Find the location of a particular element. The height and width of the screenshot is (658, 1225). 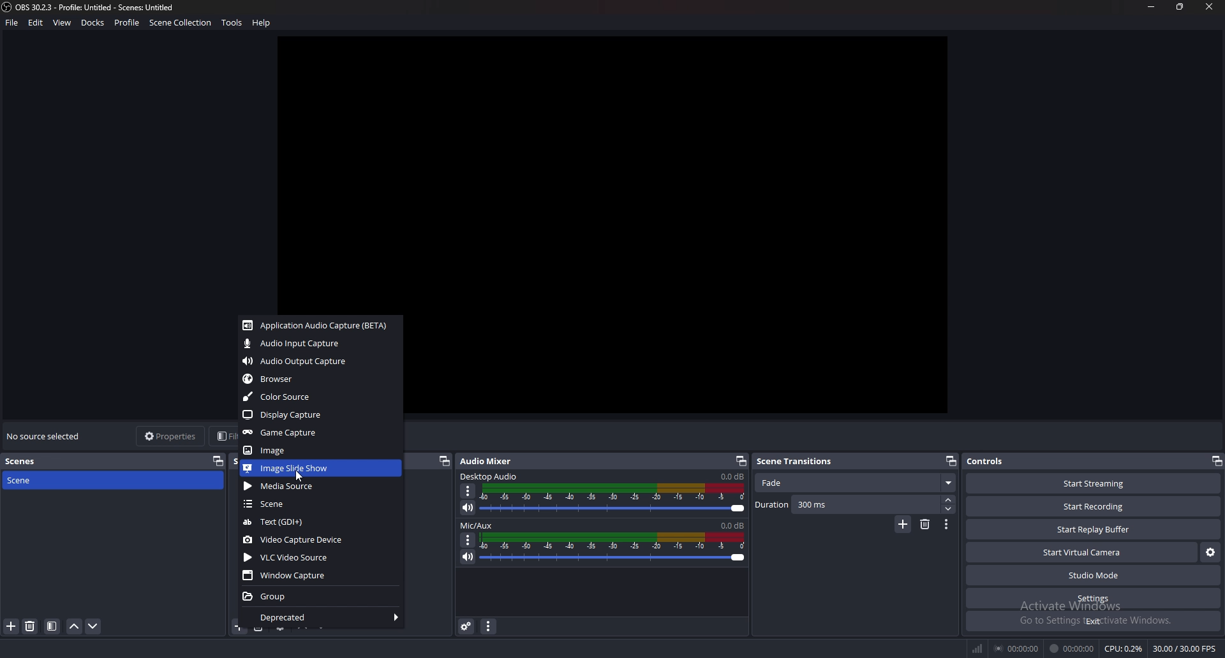

scenes is located at coordinates (22, 462).